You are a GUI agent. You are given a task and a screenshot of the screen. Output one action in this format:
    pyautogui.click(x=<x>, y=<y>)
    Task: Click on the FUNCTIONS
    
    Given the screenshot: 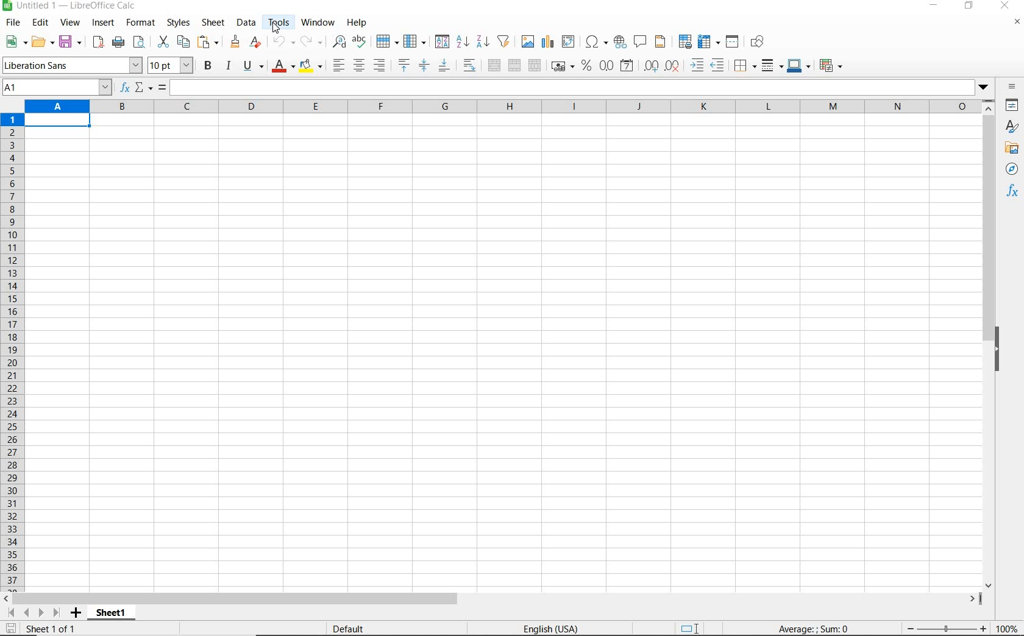 What is the action you would take?
    pyautogui.click(x=1012, y=191)
    